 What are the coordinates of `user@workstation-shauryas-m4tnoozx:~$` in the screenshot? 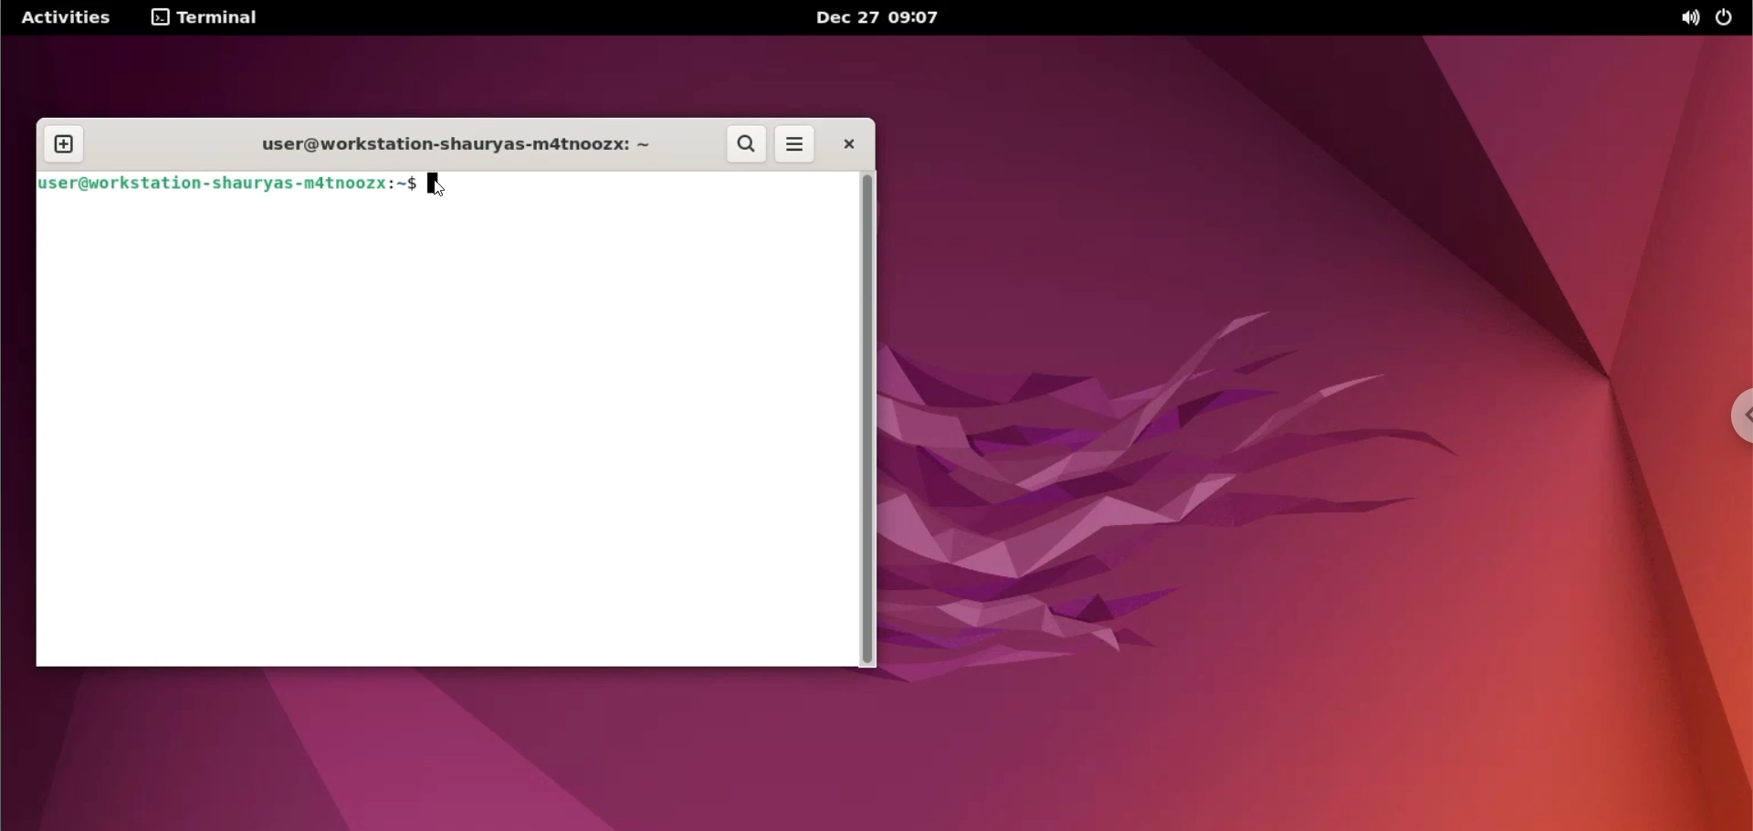 It's located at (227, 182).